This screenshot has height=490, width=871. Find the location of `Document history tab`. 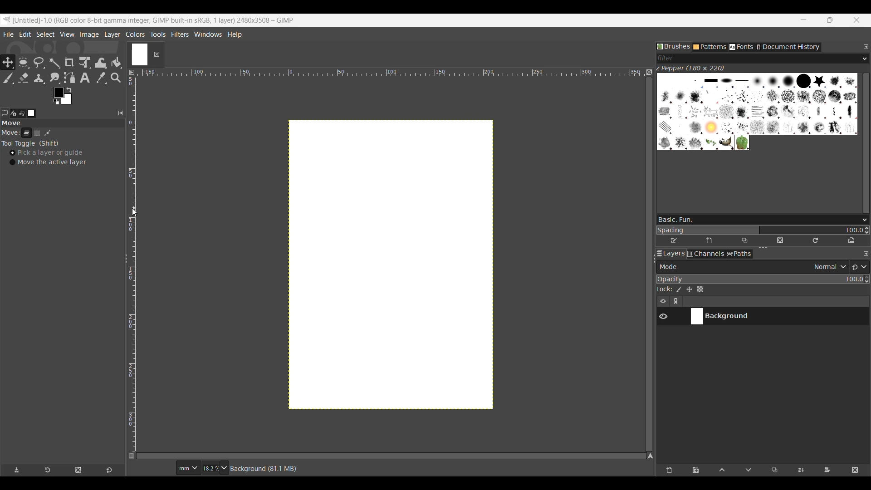

Document history tab is located at coordinates (788, 47).